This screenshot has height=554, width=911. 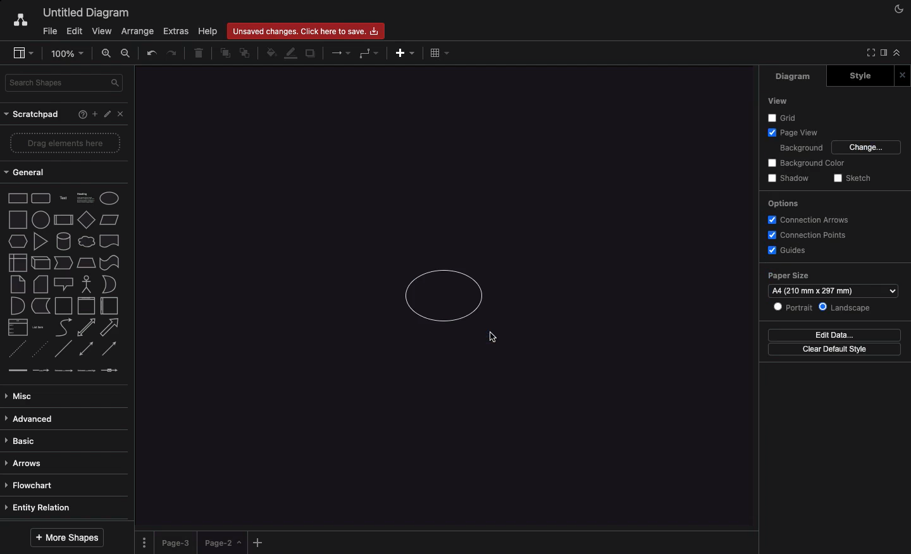 What do you see at coordinates (109, 199) in the screenshot?
I see `Ellipse` at bounding box center [109, 199].